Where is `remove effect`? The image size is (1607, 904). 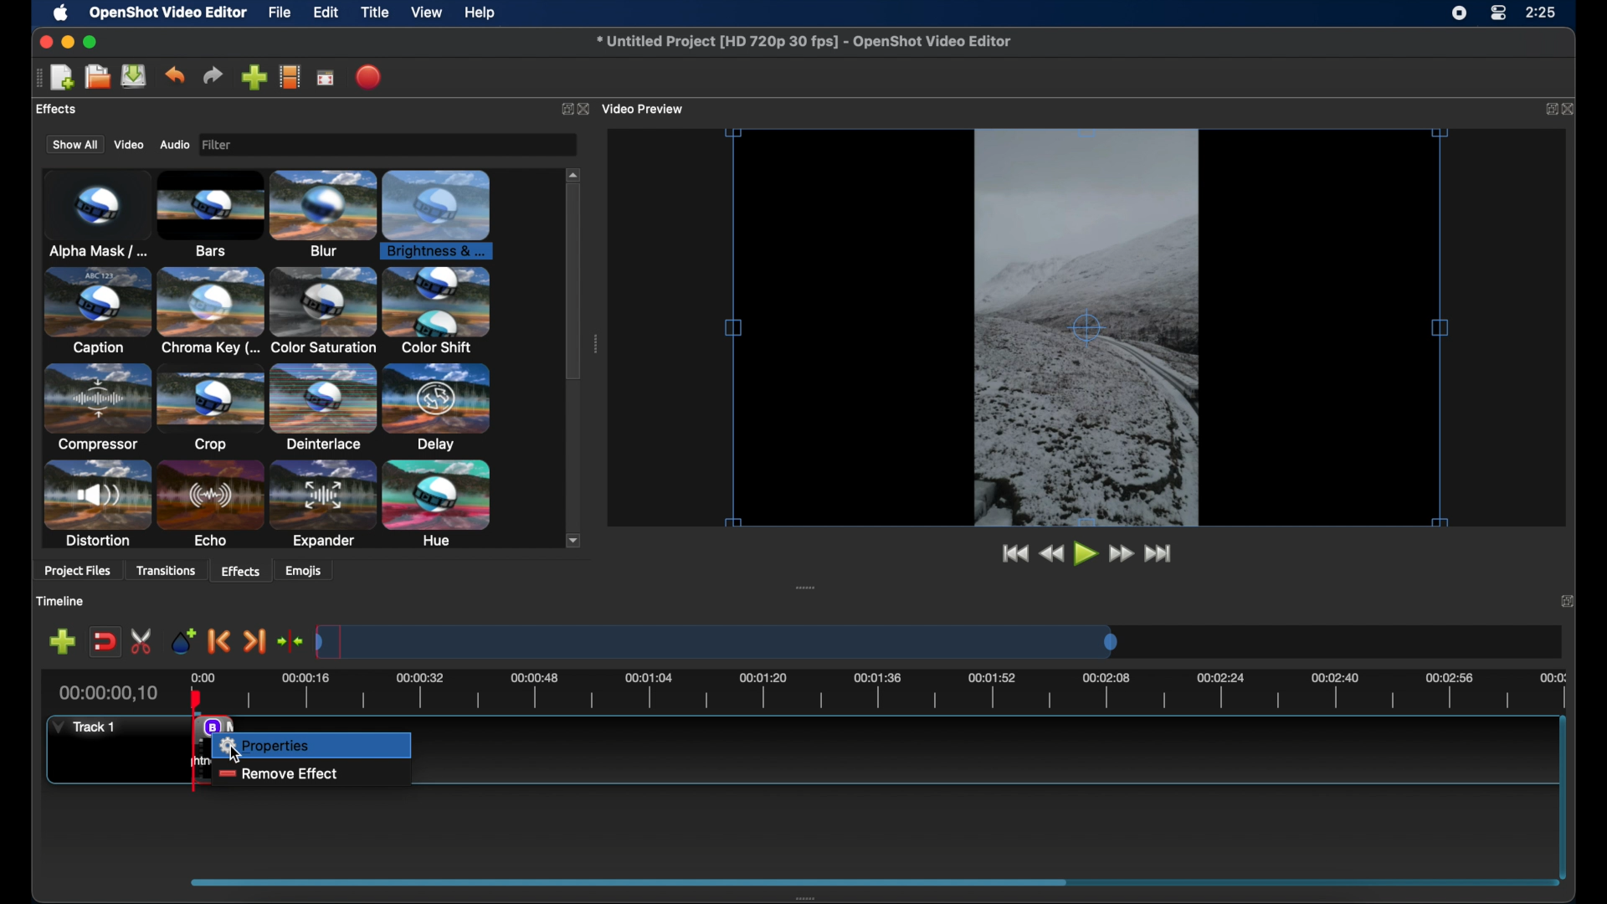 remove effect is located at coordinates (275, 773).